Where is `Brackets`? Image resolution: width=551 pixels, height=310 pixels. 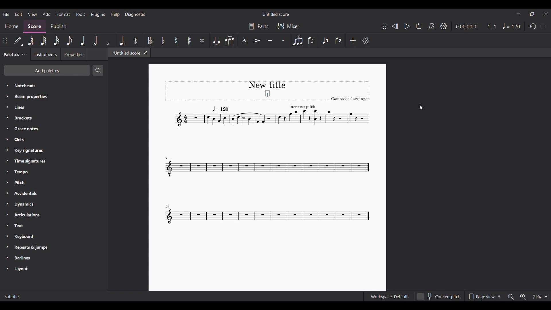 Brackets is located at coordinates (54, 118).